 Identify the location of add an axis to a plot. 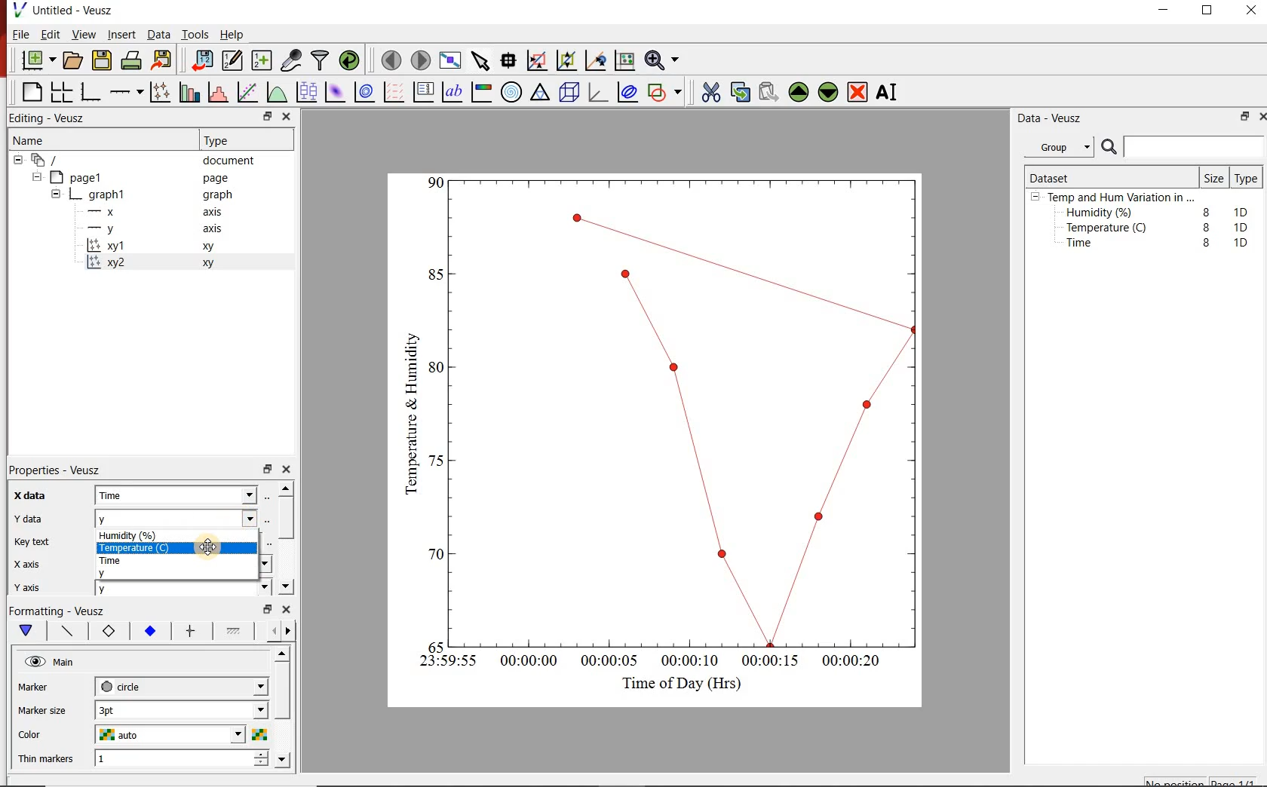
(127, 90).